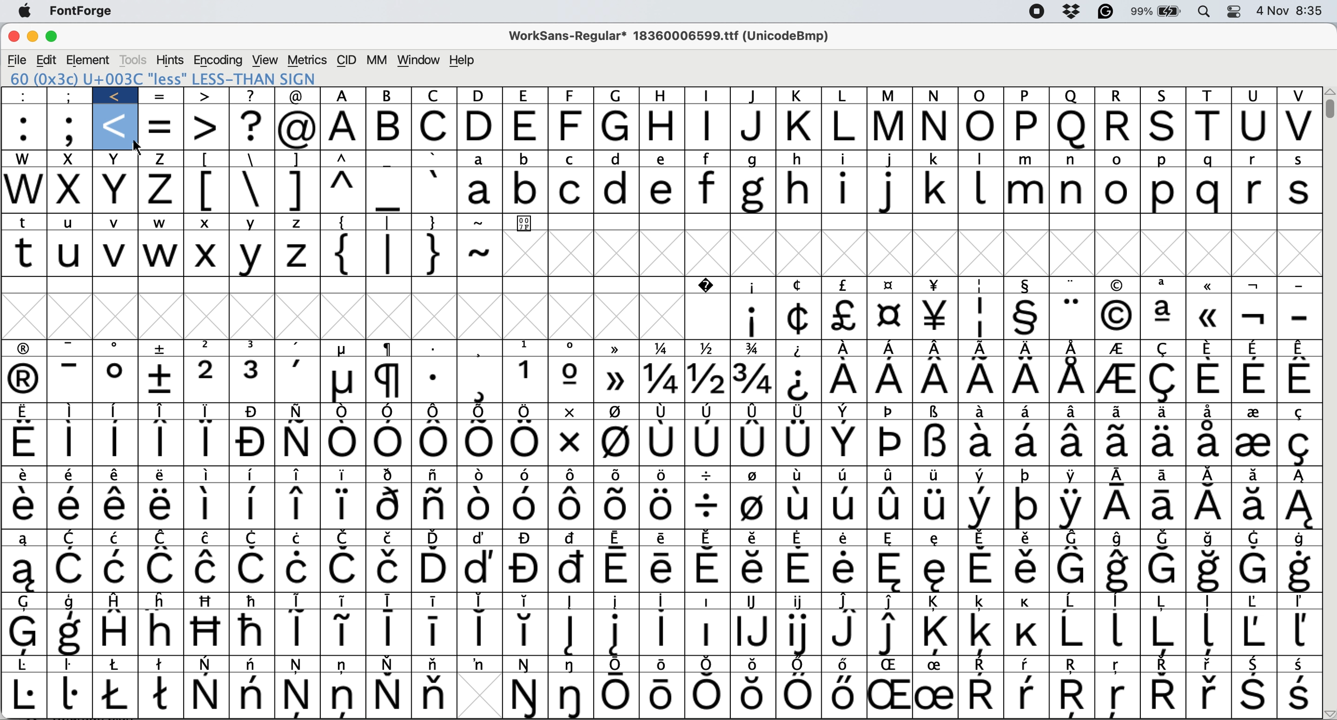 The width and height of the screenshot is (1337, 720). What do you see at coordinates (1163, 601) in the screenshot?
I see `Symbol` at bounding box center [1163, 601].